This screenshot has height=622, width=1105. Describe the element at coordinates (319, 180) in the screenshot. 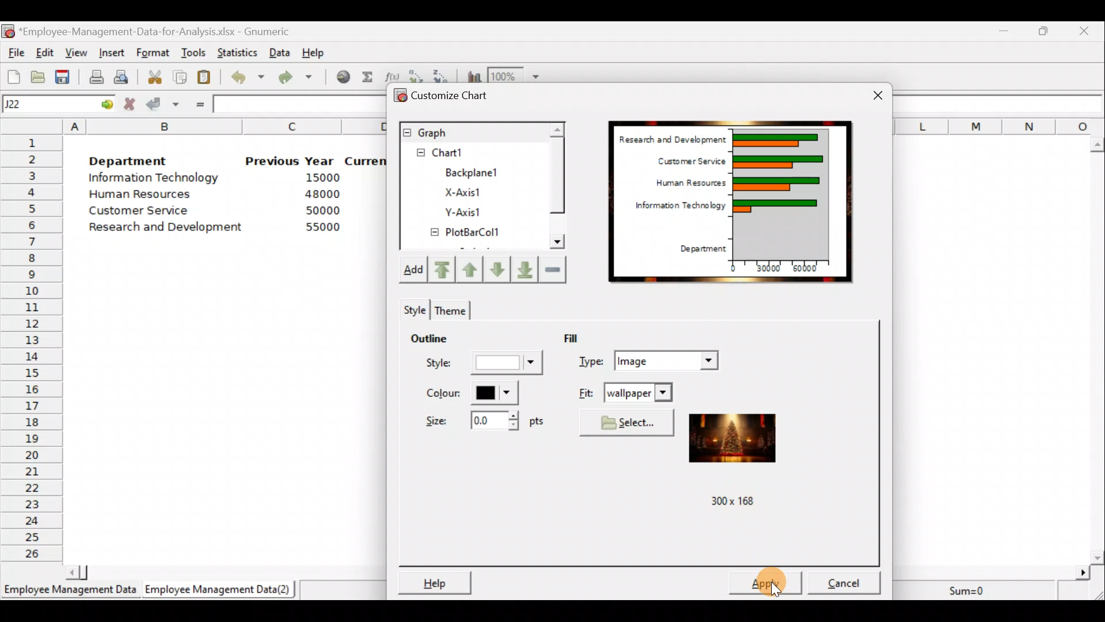

I see `15000` at that location.